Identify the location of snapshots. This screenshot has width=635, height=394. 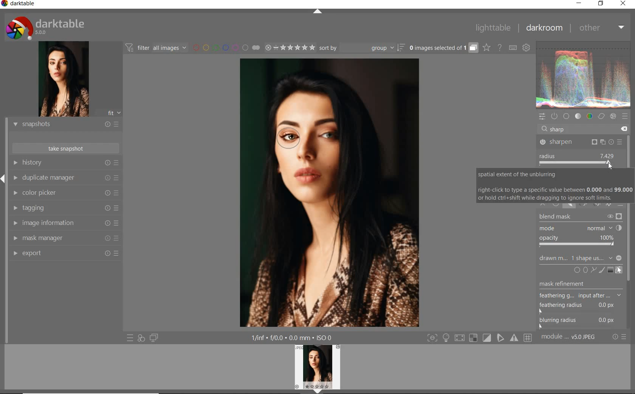
(65, 125).